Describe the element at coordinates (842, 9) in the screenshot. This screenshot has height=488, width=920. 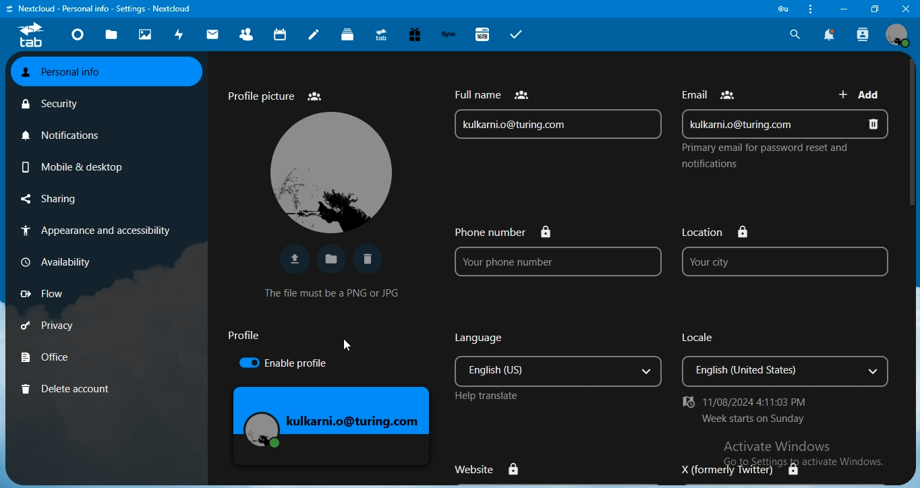
I see `minimize` at that location.